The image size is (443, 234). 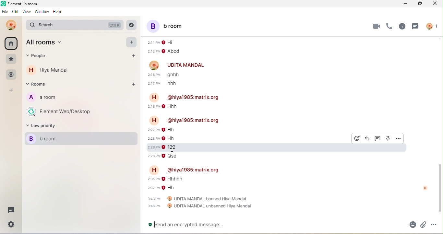 I want to click on thread, so click(x=11, y=210).